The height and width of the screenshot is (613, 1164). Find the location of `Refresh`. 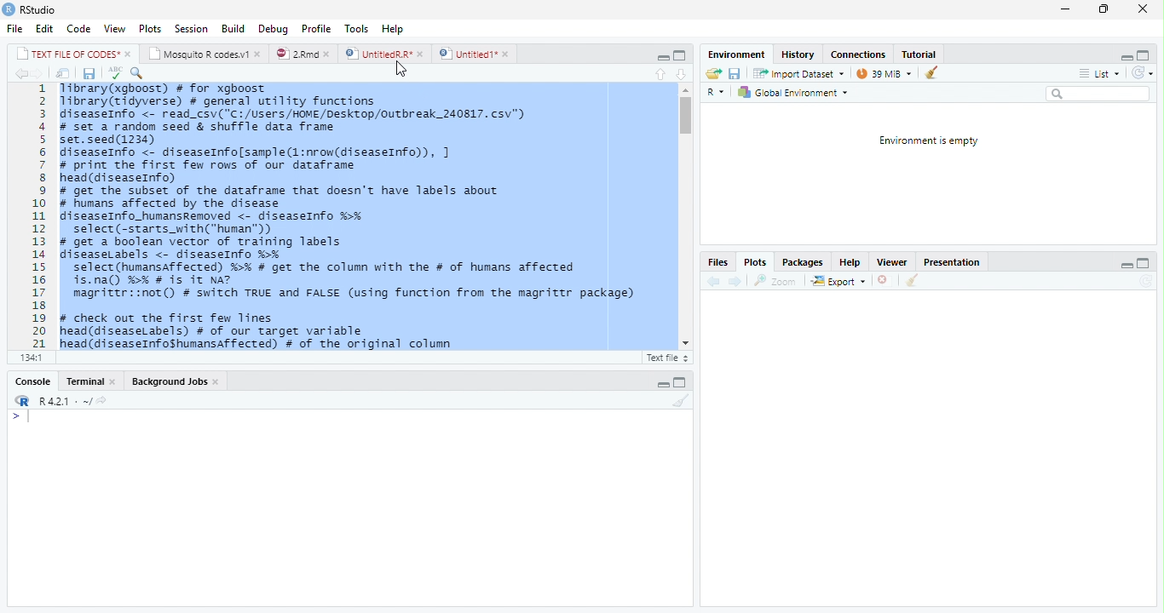

Refresh is located at coordinates (1142, 72).